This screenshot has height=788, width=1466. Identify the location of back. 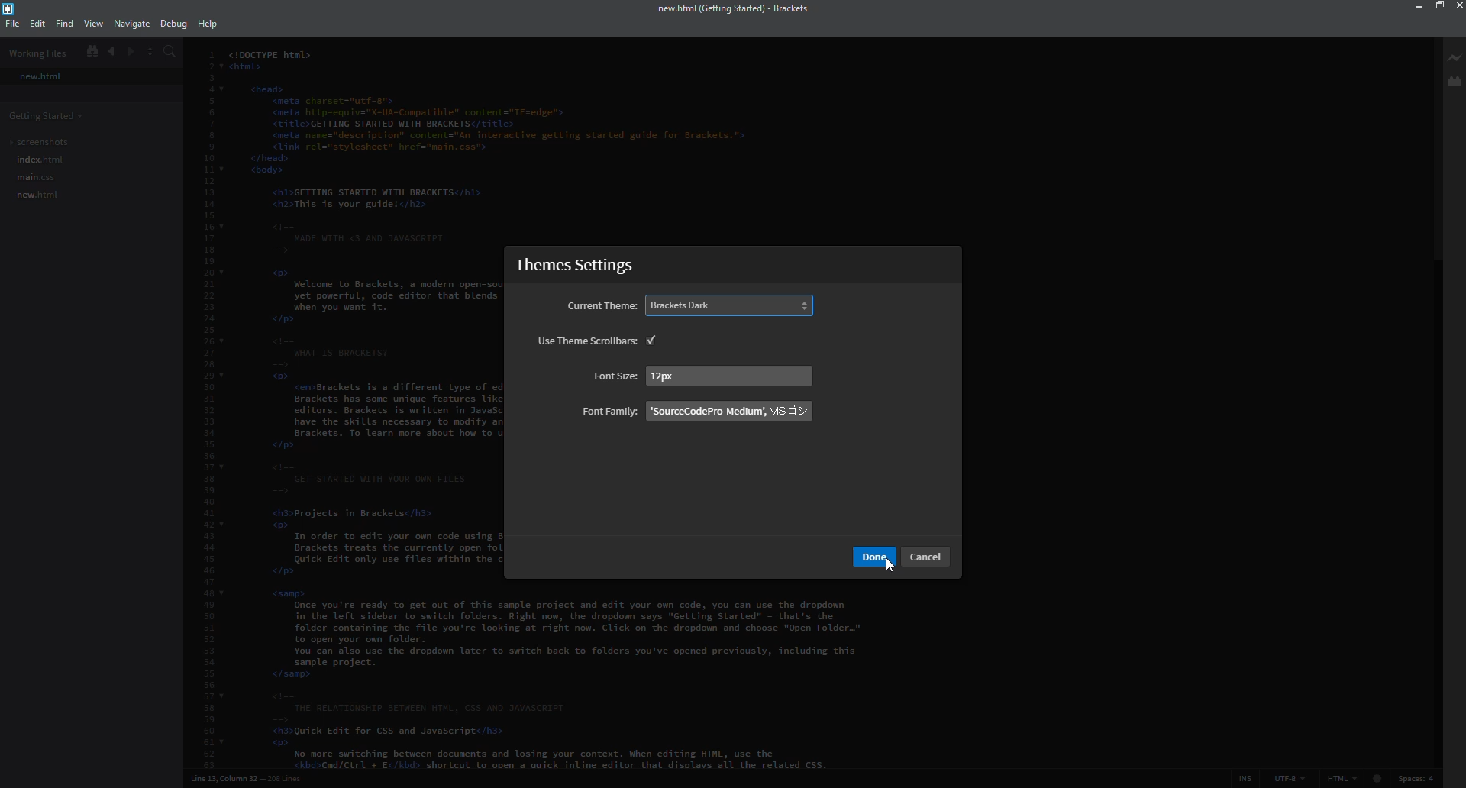
(111, 52).